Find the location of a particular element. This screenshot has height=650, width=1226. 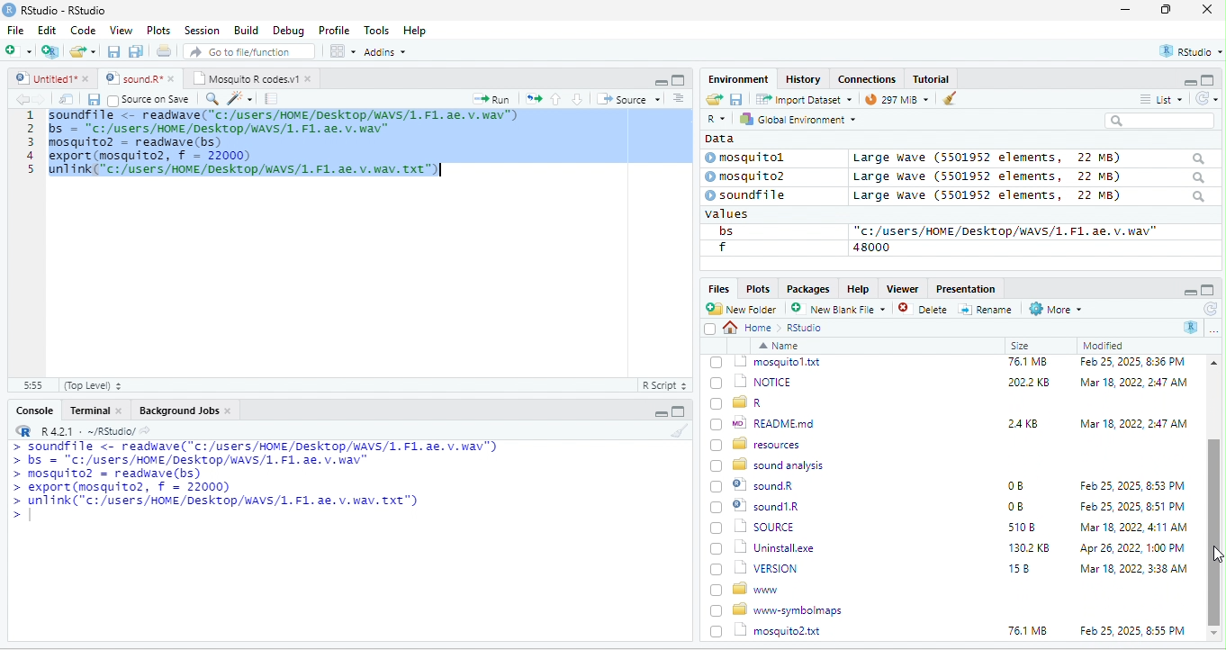

1302 KB is located at coordinates (1031, 634).